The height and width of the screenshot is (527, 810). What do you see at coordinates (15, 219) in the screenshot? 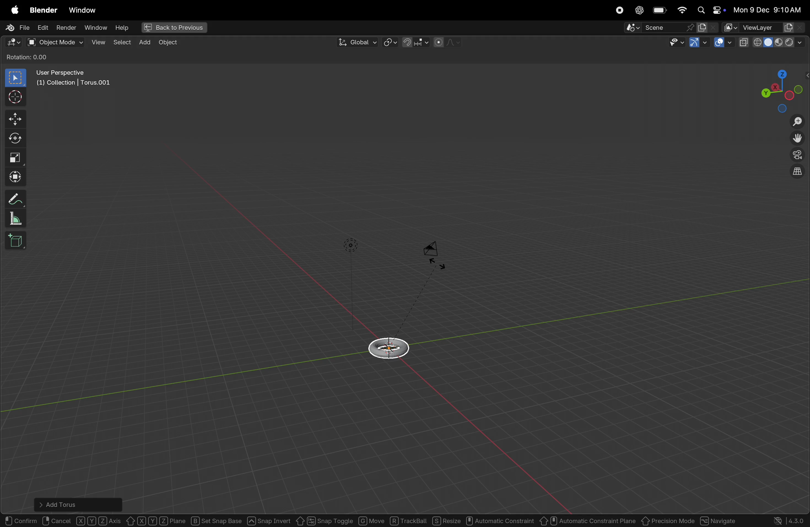
I see `measure` at bounding box center [15, 219].